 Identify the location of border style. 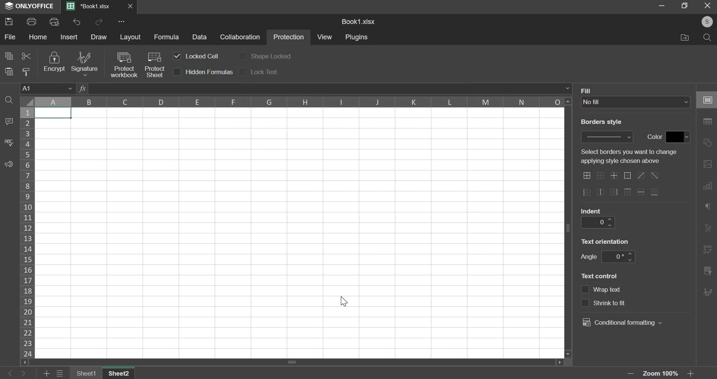
(608, 136).